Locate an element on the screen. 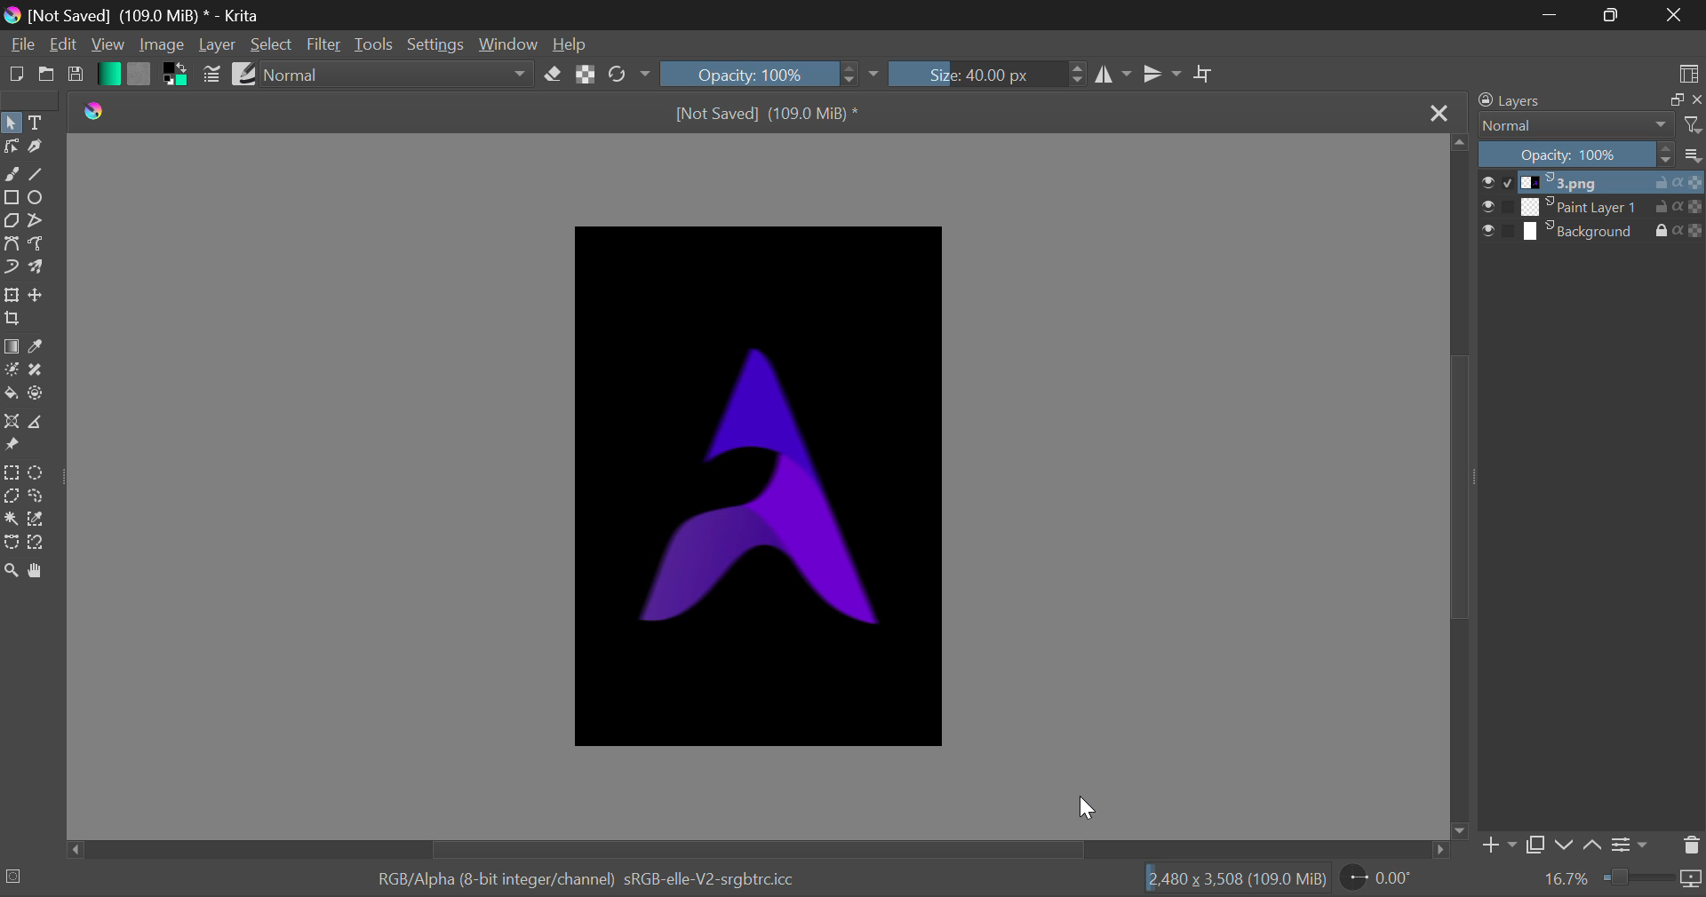  Freehand Selection Tool is located at coordinates (36, 497).